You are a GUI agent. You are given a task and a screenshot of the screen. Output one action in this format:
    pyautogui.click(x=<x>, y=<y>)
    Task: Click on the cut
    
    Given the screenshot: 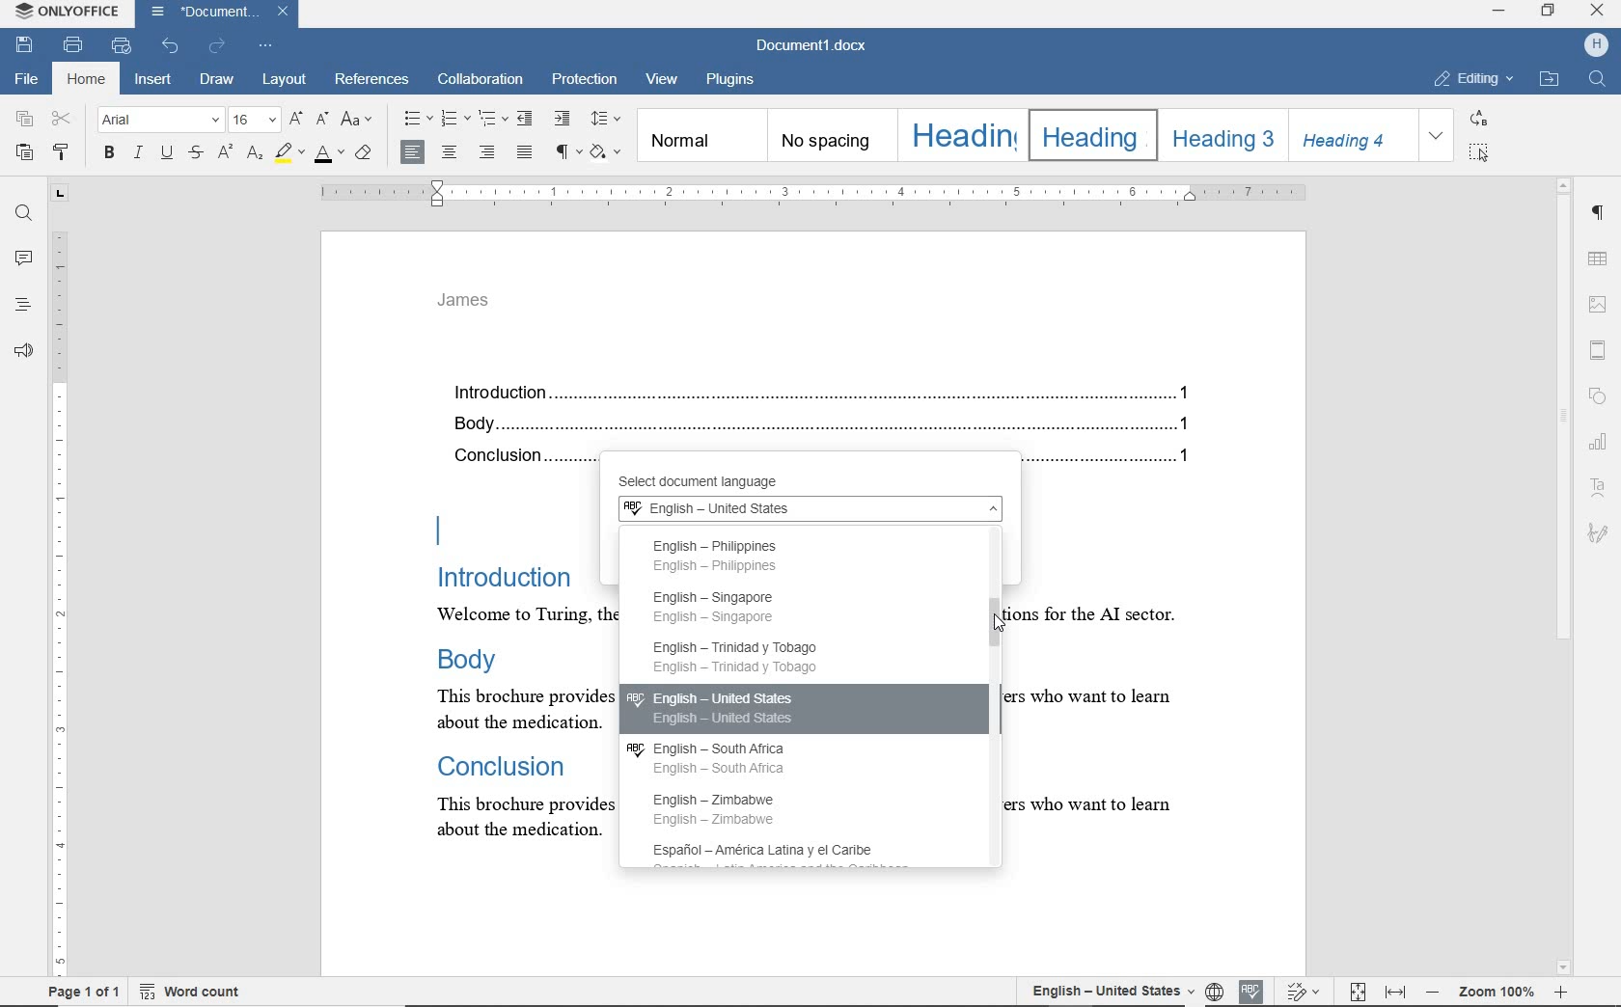 What is the action you would take?
    pyautogui.click(x=63, y=120)
    